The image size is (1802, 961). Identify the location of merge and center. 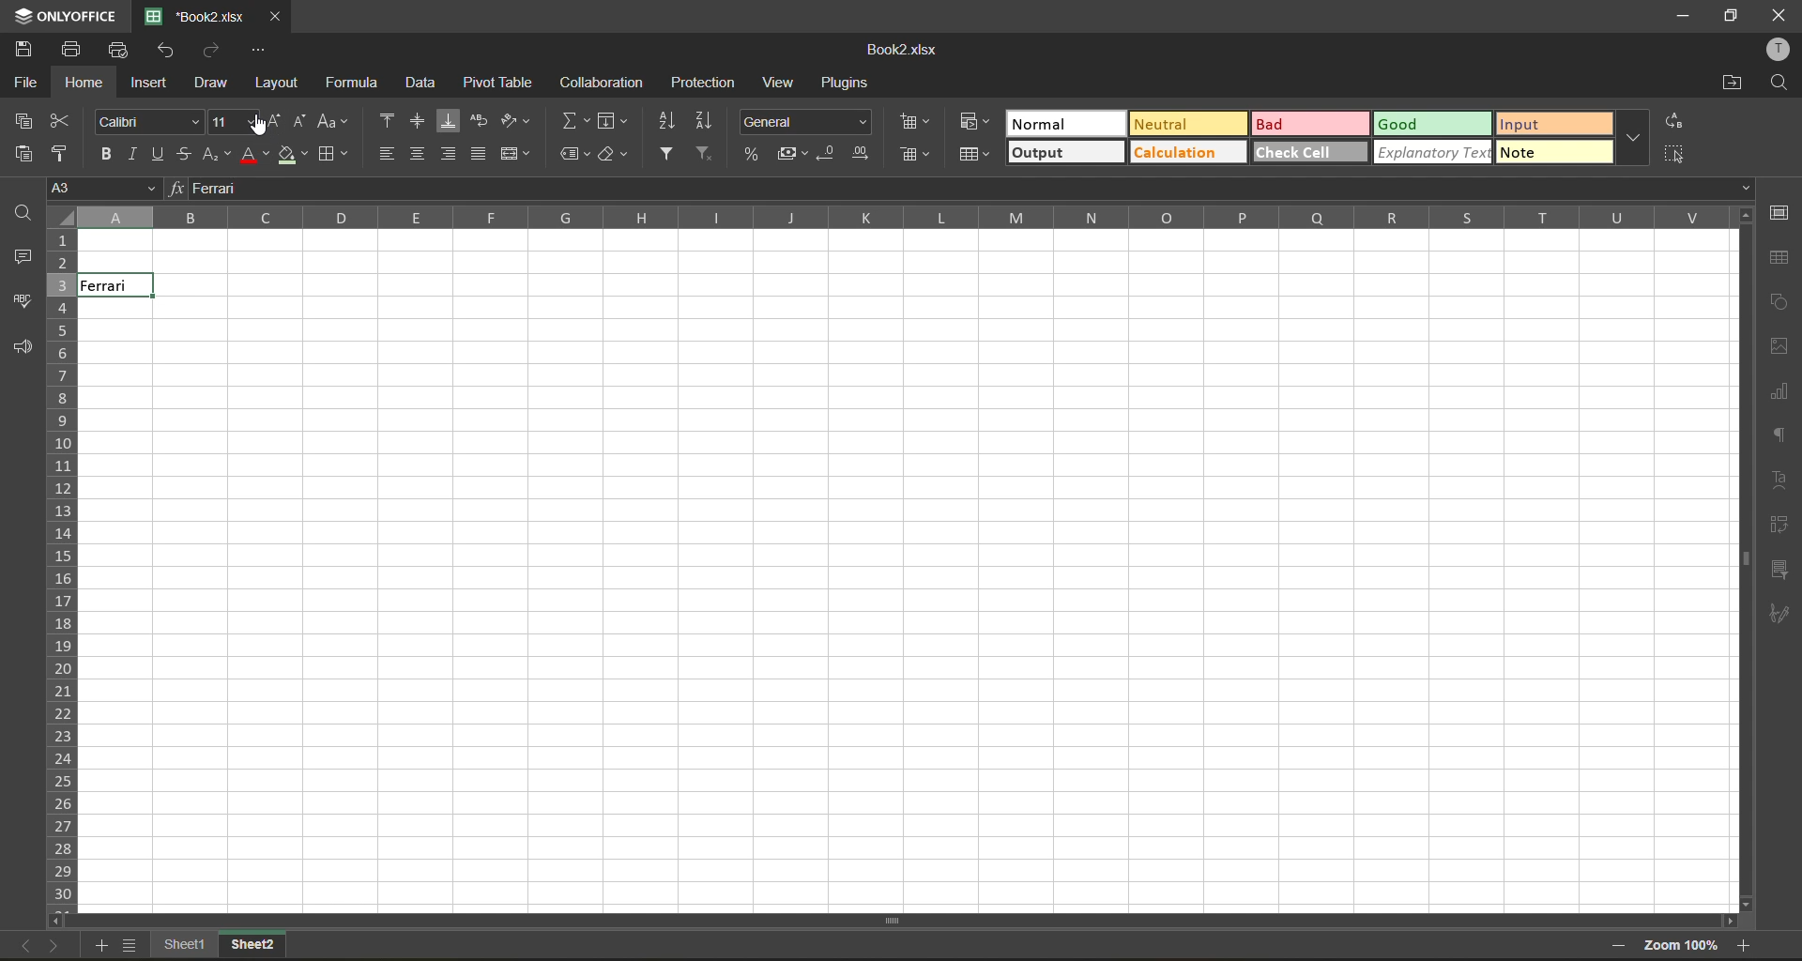
(514, 155).